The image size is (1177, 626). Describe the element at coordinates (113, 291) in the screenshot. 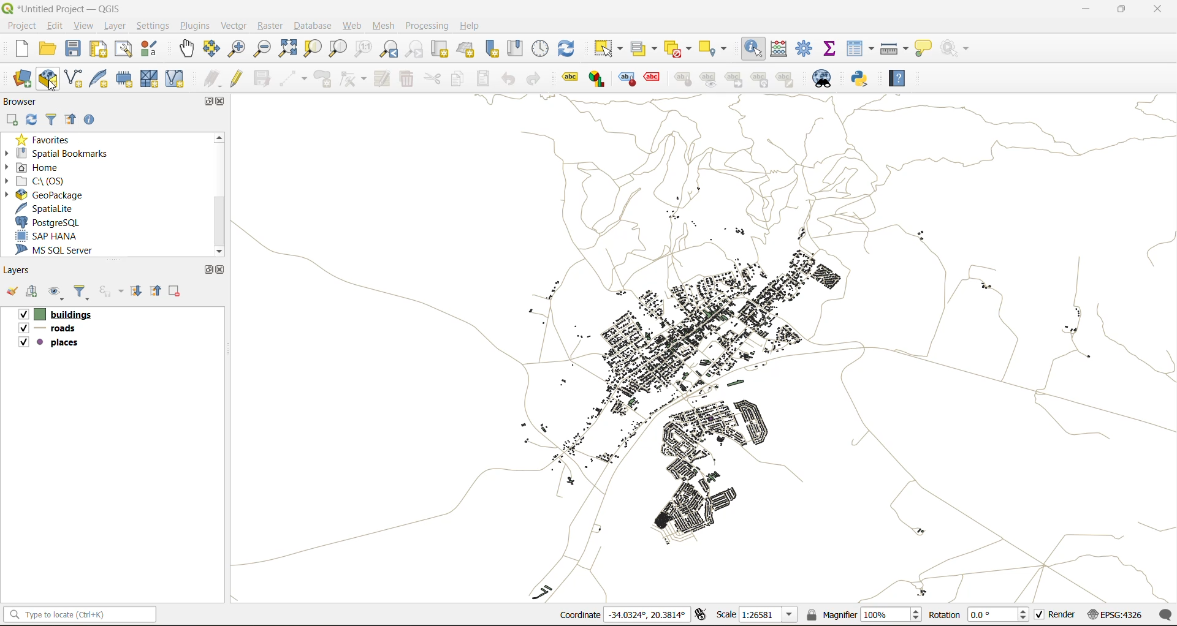

I see `filter by expression` at that location.